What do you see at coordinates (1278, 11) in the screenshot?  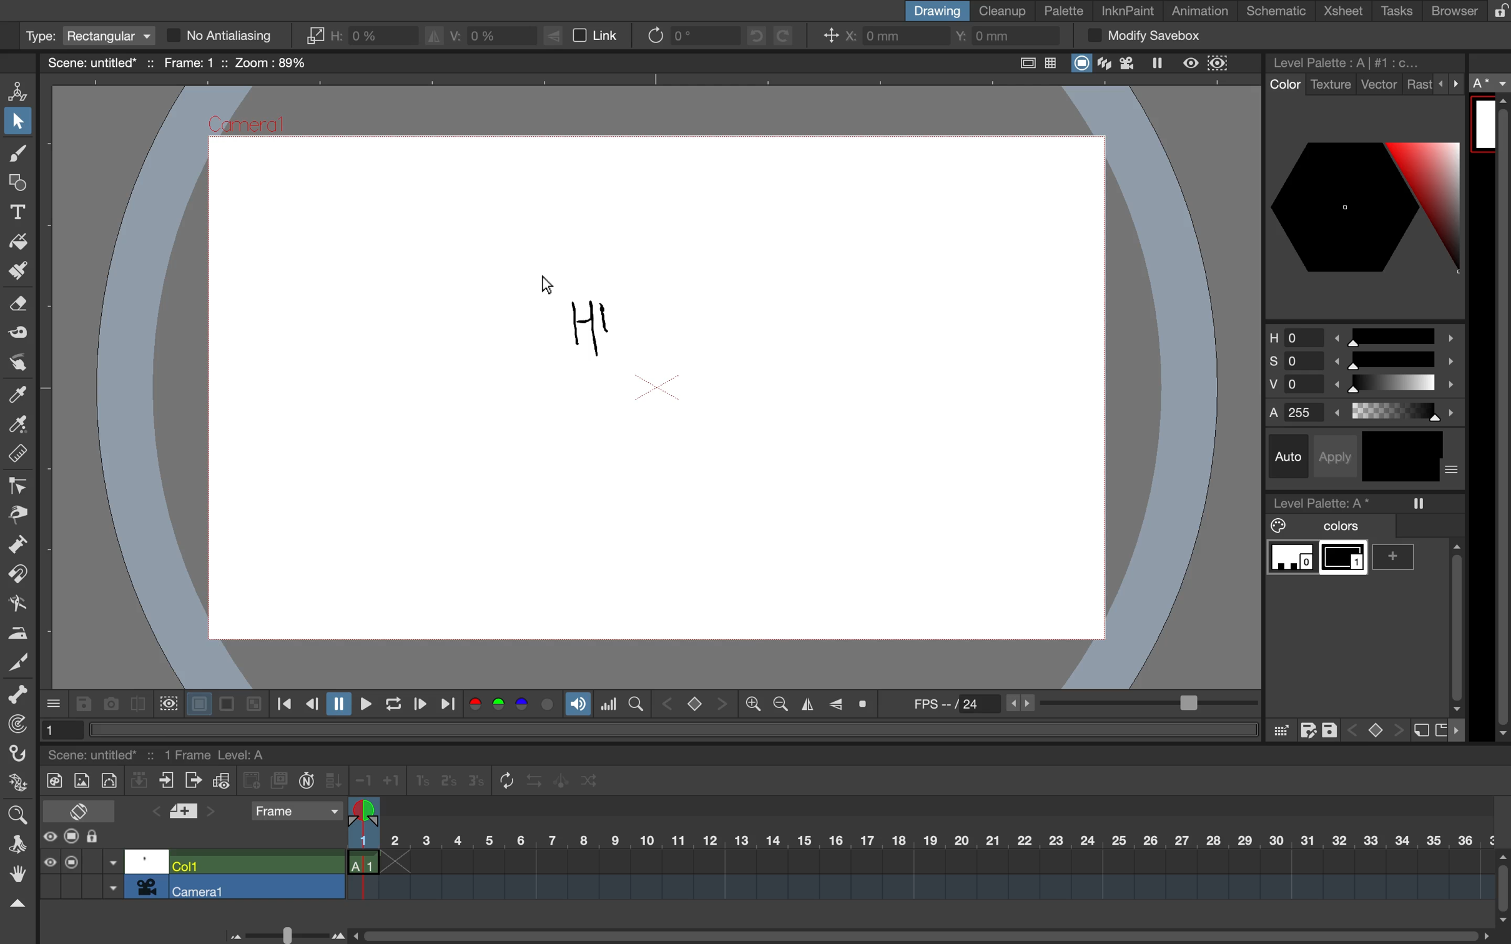 I see `schematic` at bounding box center [1278, 11].